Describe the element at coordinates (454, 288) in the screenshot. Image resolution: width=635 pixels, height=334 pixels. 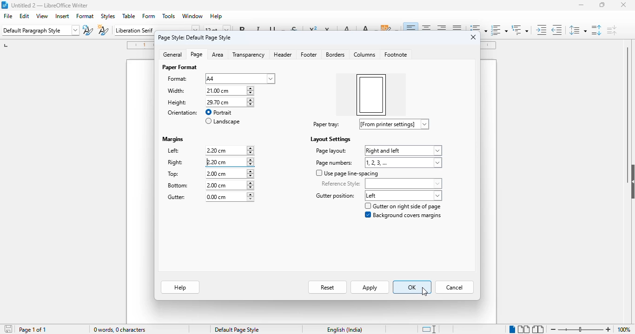
I see `cancel` at that location.